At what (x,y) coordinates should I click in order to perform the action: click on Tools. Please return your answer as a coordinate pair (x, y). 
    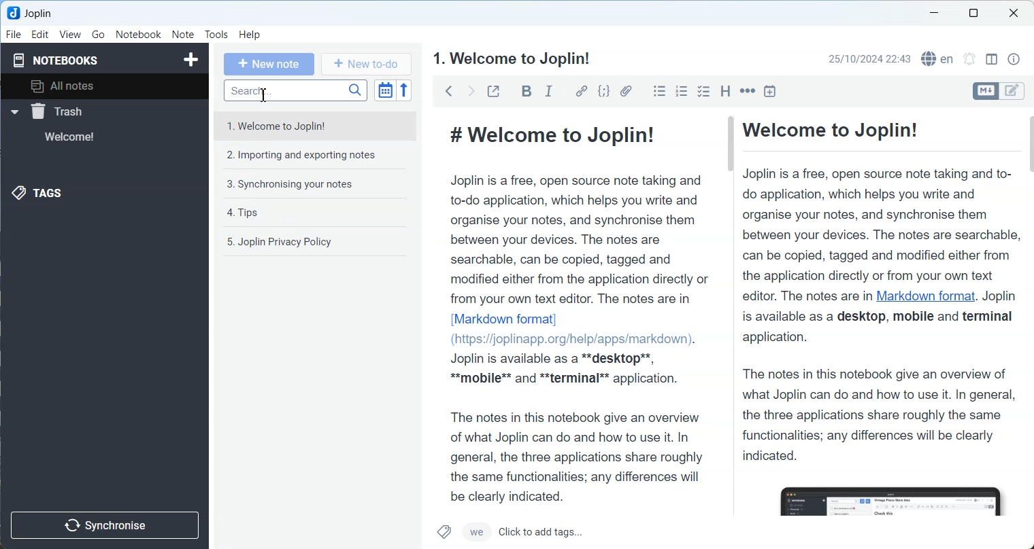
    Looking at the image, I should click on (216, 35).